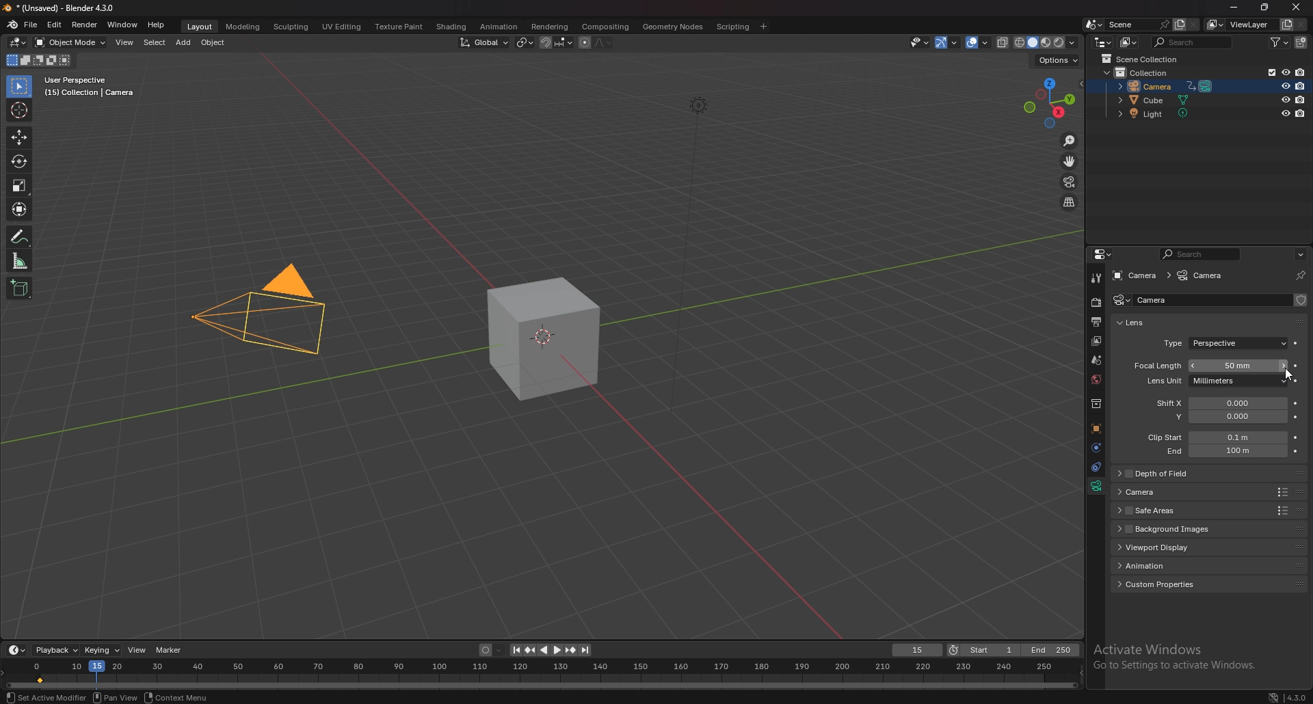 Image resolution: width=1313 pixels, height=704 pixels. What do you see at coordinates (157, 25) in the screenshot?
I see `help` at bounding box center [157, 25].